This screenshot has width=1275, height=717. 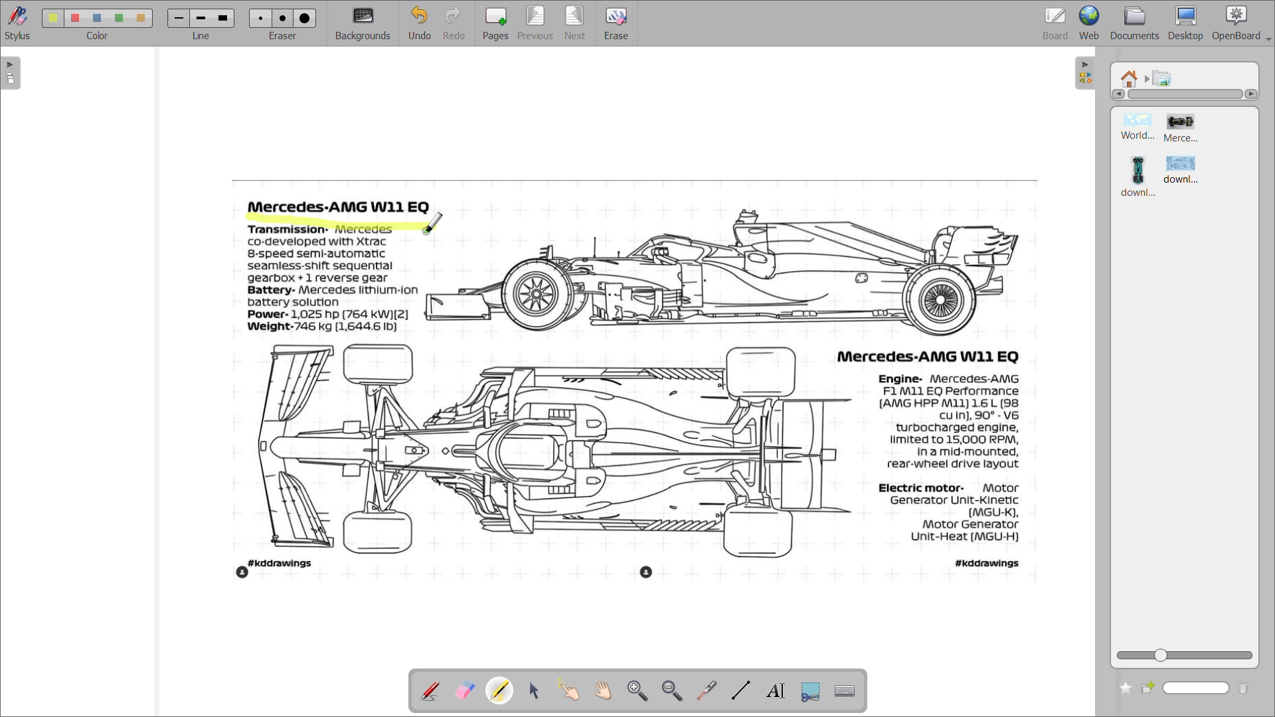 I want to click on board, so click(x=1055, y=23).